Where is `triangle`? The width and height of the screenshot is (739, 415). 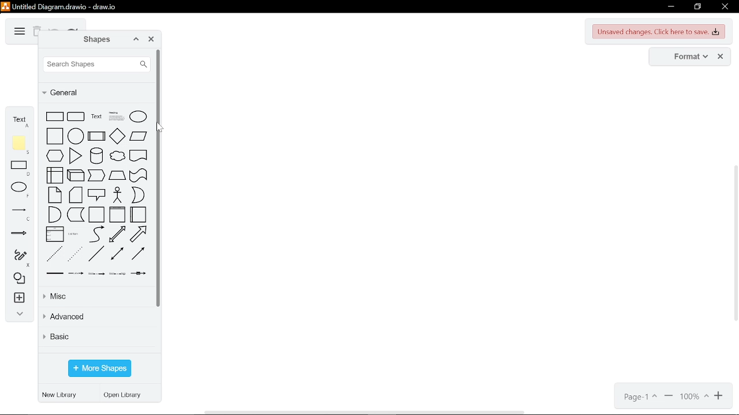 triangle is located at coordinates (76, 156).